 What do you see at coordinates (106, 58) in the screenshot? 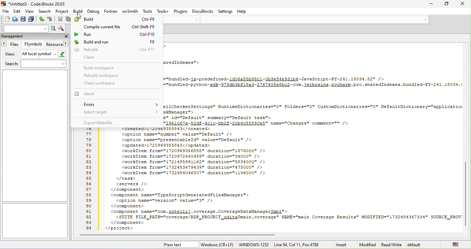
I see `clean` at bounding box center [106, 58].